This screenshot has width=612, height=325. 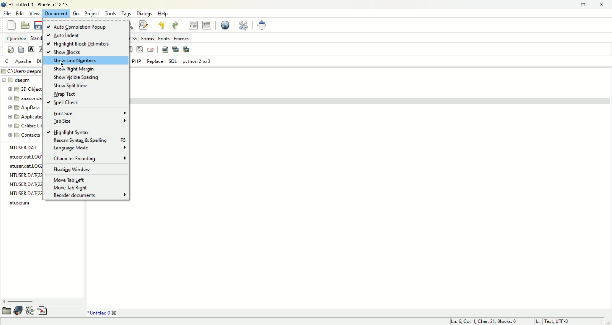 What do you see at coordinates (20, 202) in the screenshot?
I see `ntuser.ini` at bounding box center [20, 202].